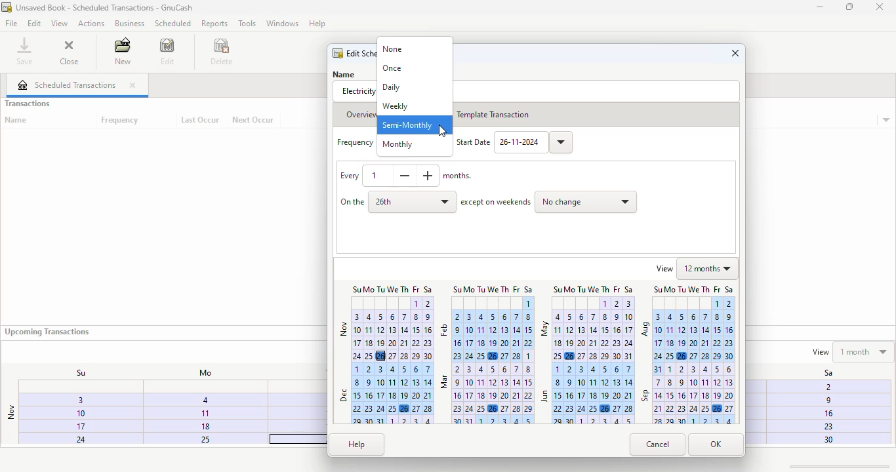 This screenshot has height=472, width=896. Describe the element at coordinates (357, 444) in the screenshot. I see `help` at that location.